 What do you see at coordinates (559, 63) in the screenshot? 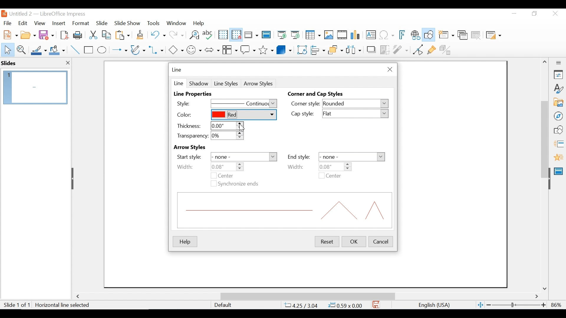
I see `Sidebar Settings` at bounding box center [559, 63].